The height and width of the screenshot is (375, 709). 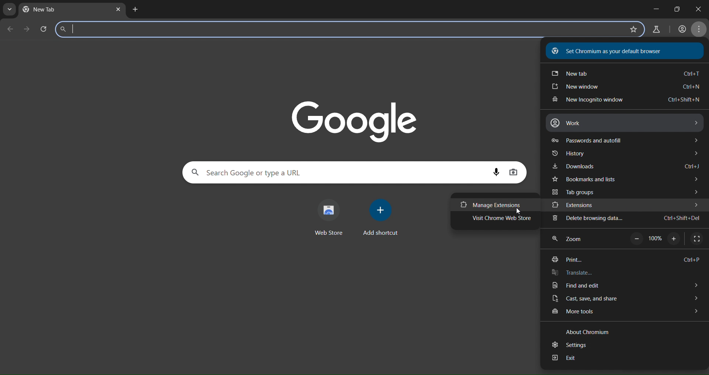 What do you see at coordinates (625, 73) in the screenshot?
I see `new tab` at bounding box center [625, 73].